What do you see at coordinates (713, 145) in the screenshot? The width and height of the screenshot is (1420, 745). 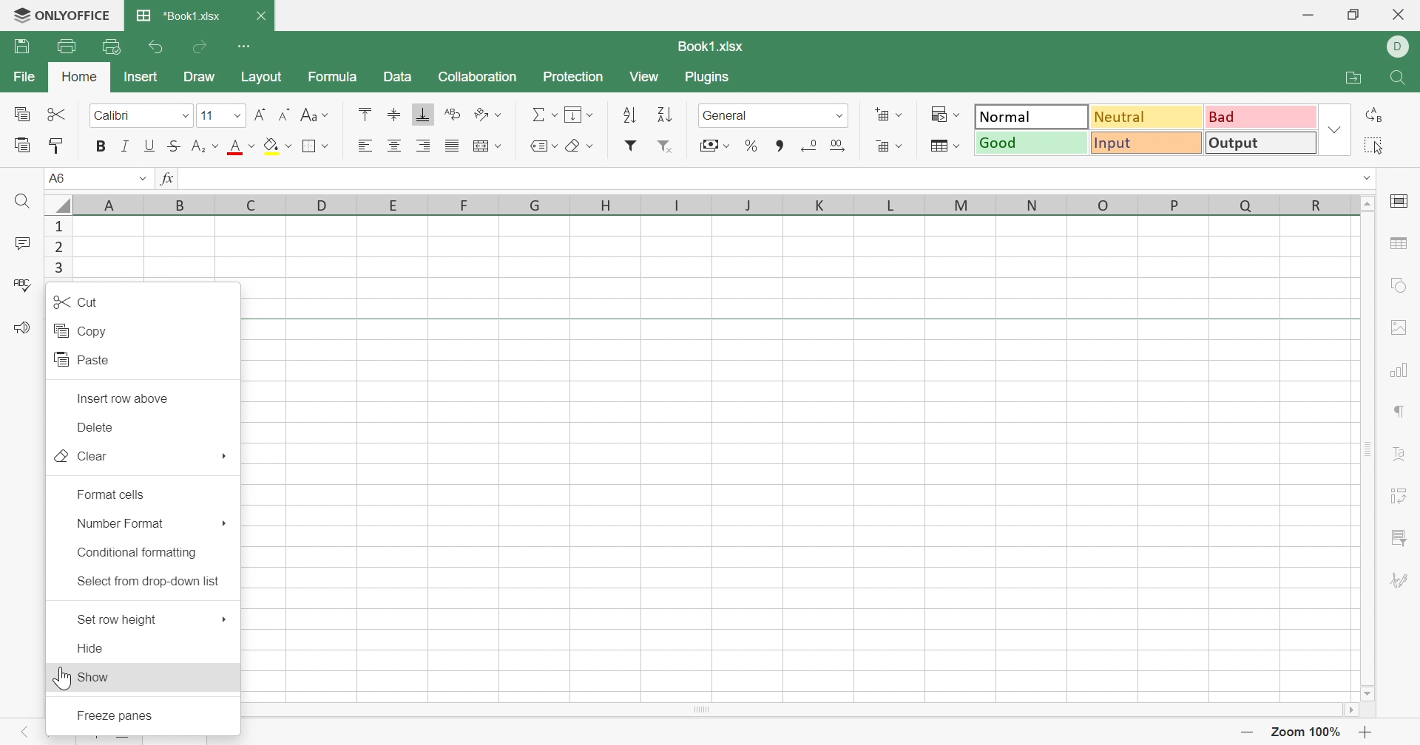 I see `Accounting style` at bounding box center [713, 145].